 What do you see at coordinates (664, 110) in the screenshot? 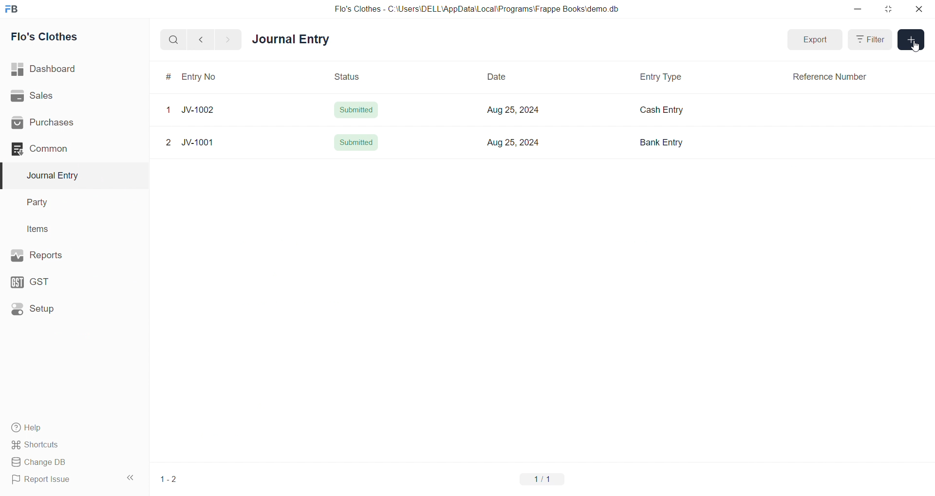
I see `Cash Entry` at bounding box center [664, 110].